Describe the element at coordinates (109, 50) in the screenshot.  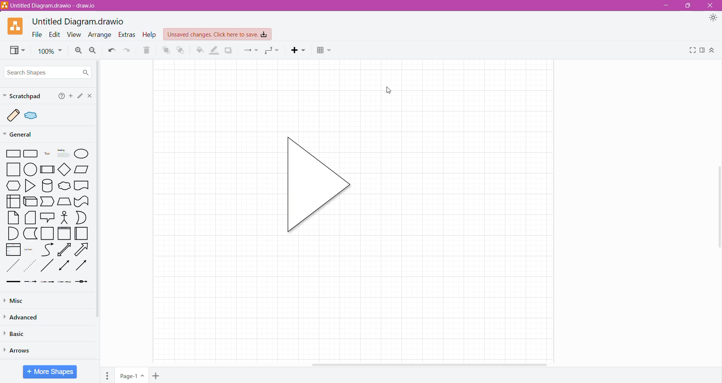
I see `Undo` at that location.